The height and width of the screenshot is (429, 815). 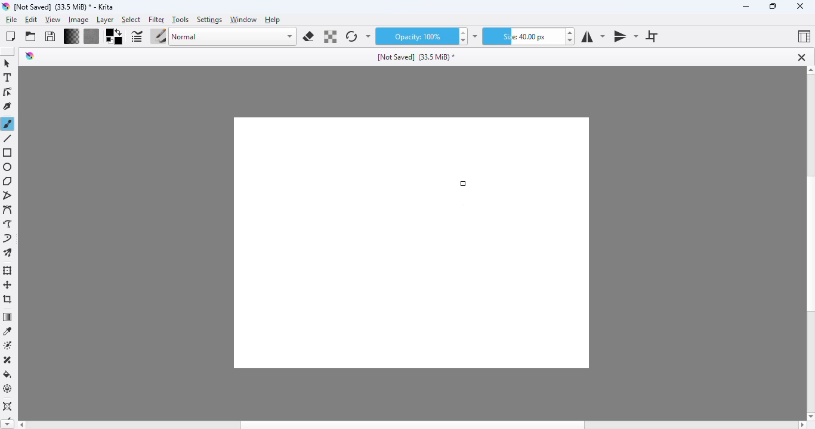 What do you see at coordinates (132, 20) in the screenshot?
I see `select` at bounding box center [132, 20].